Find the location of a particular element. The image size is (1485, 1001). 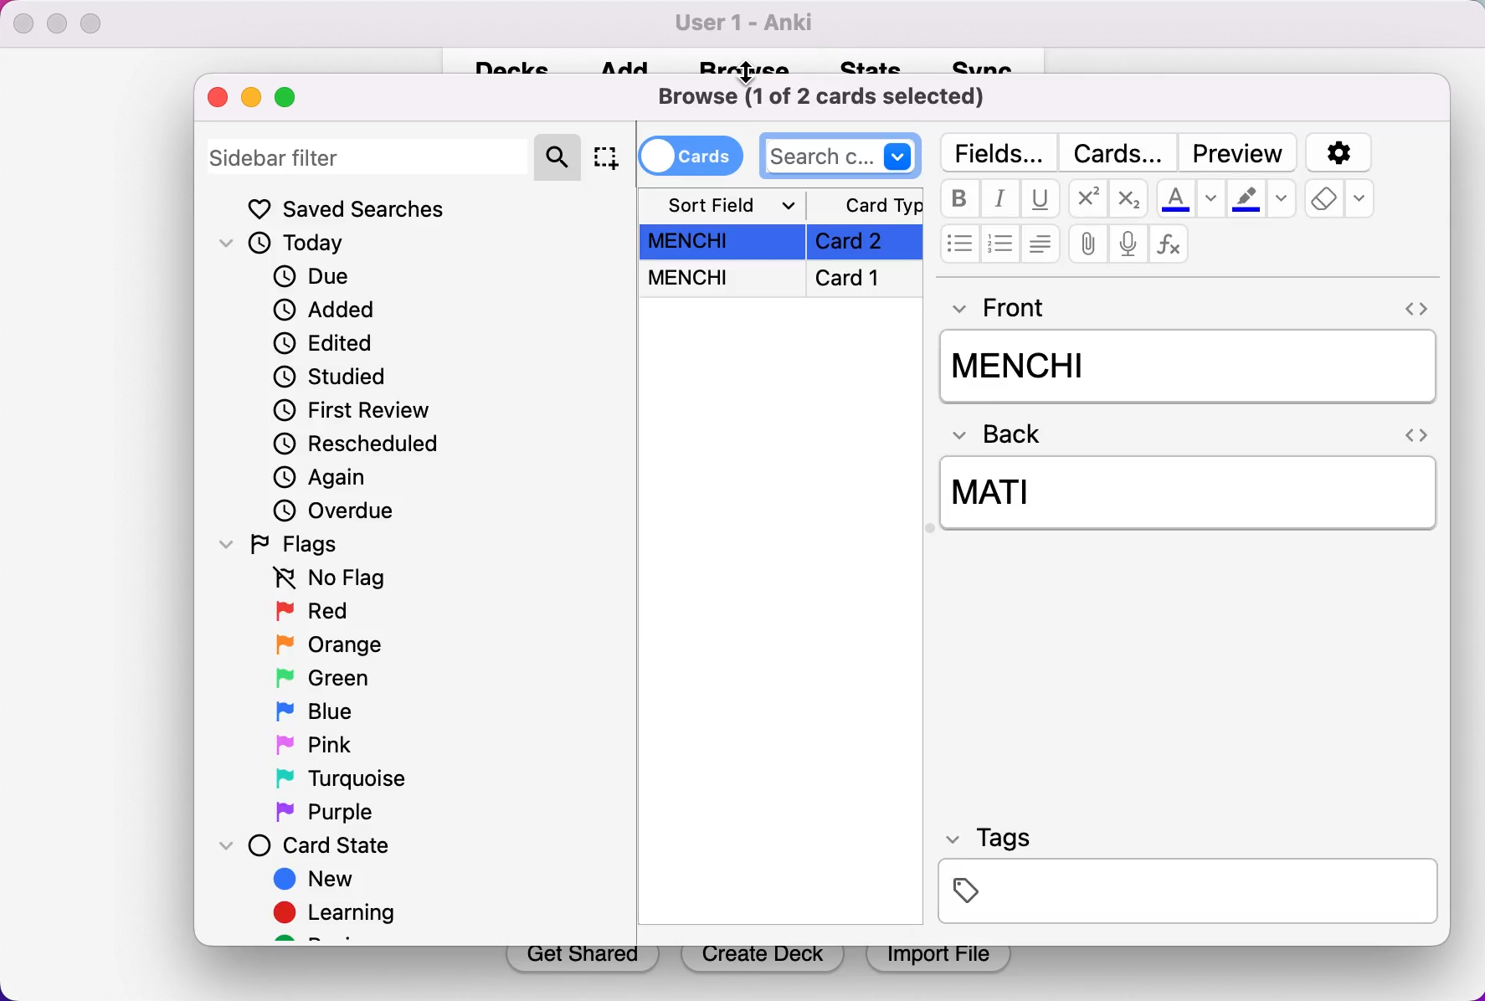

again is located at coordinates (327, 480).